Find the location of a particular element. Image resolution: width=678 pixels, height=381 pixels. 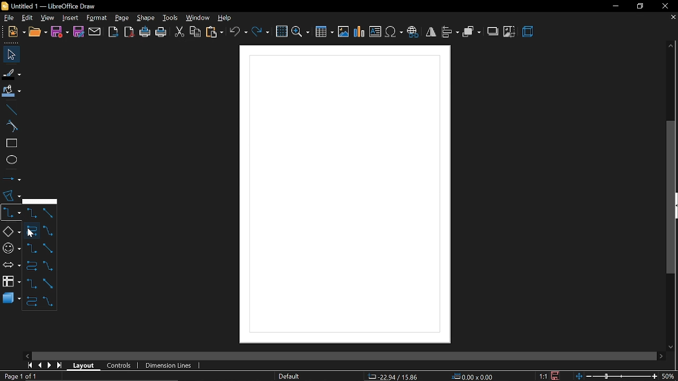

Insert is located at coordinates (69, 17).